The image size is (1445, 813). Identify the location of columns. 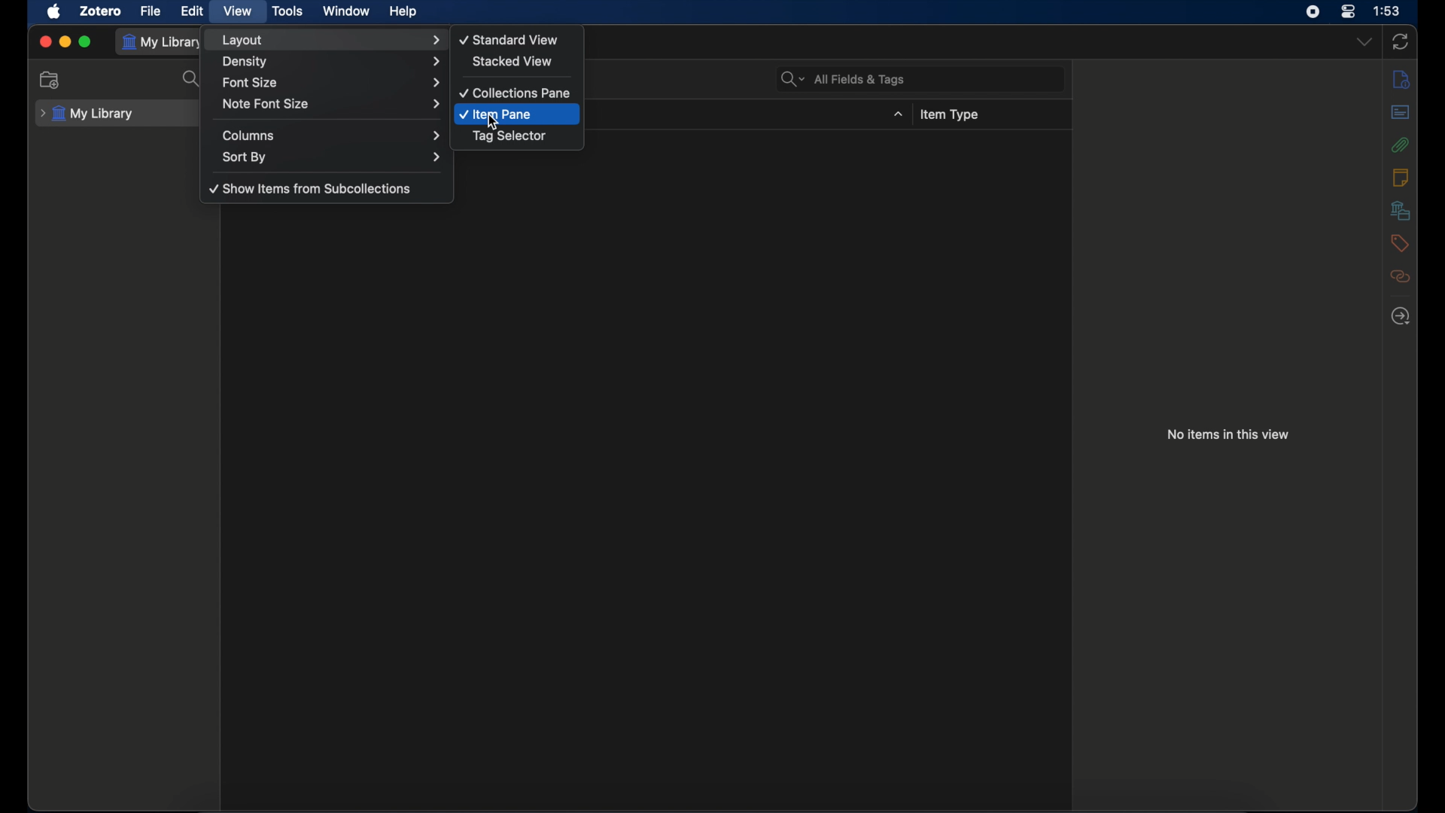
(331, 135).